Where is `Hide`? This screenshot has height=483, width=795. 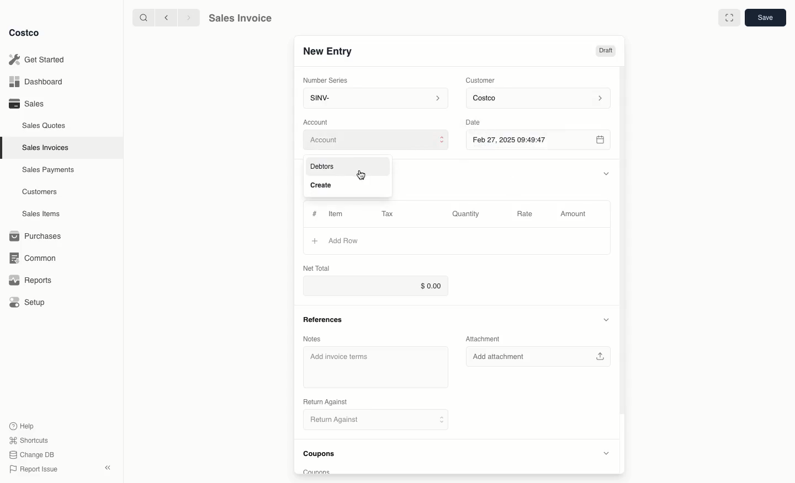
Hide is located at coordinates (605, 320).